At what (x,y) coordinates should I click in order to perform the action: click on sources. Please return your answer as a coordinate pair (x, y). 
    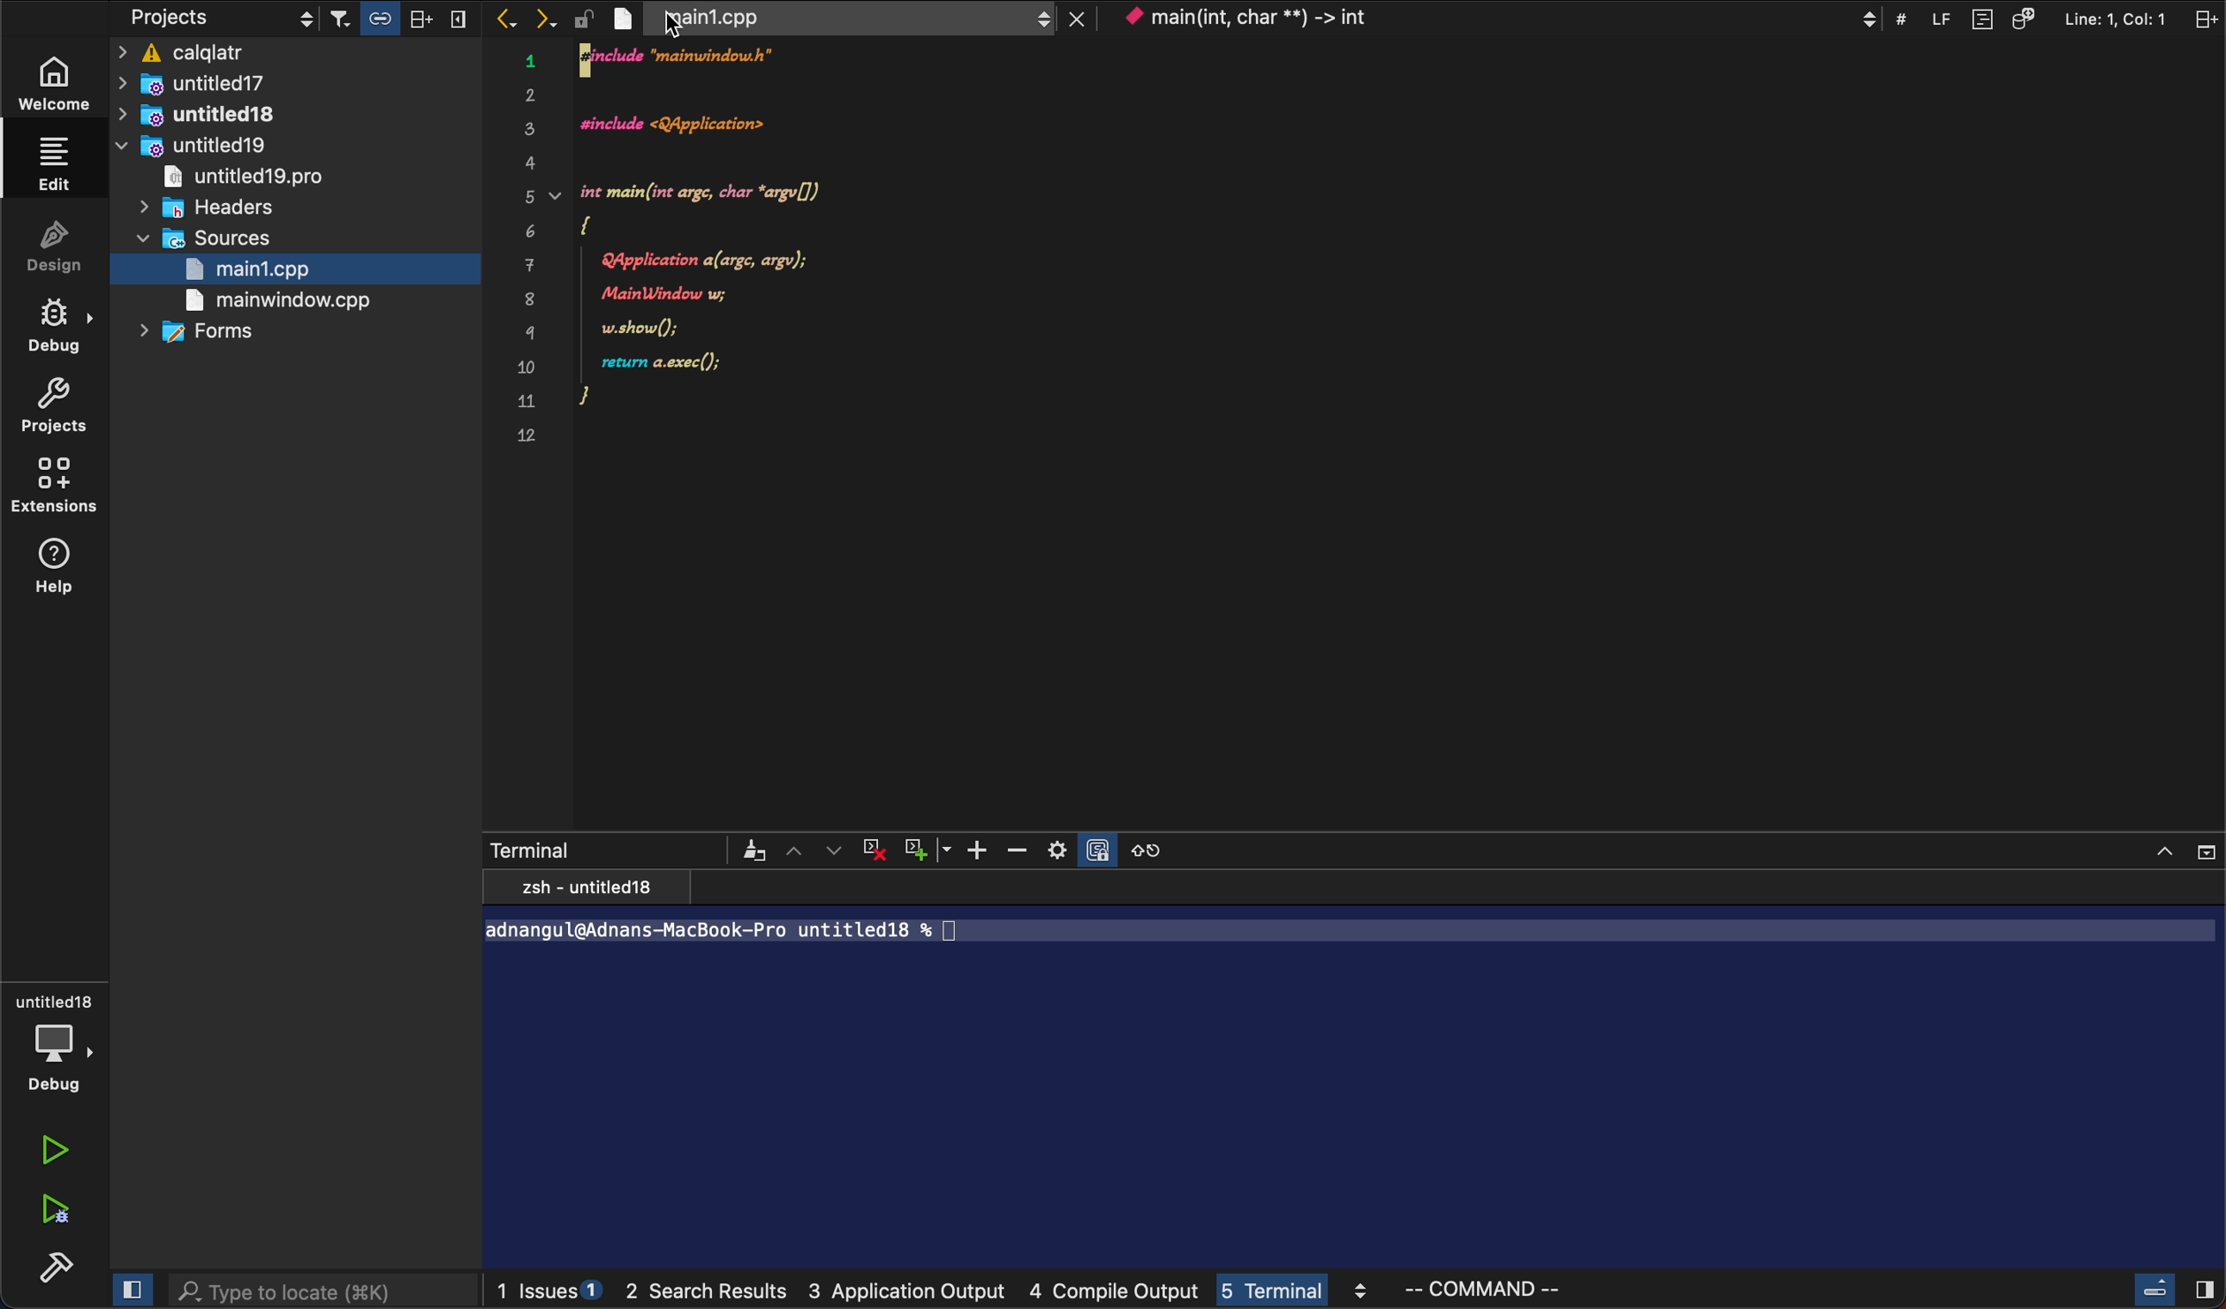
    Looking at the image, I should click on (208, 238).